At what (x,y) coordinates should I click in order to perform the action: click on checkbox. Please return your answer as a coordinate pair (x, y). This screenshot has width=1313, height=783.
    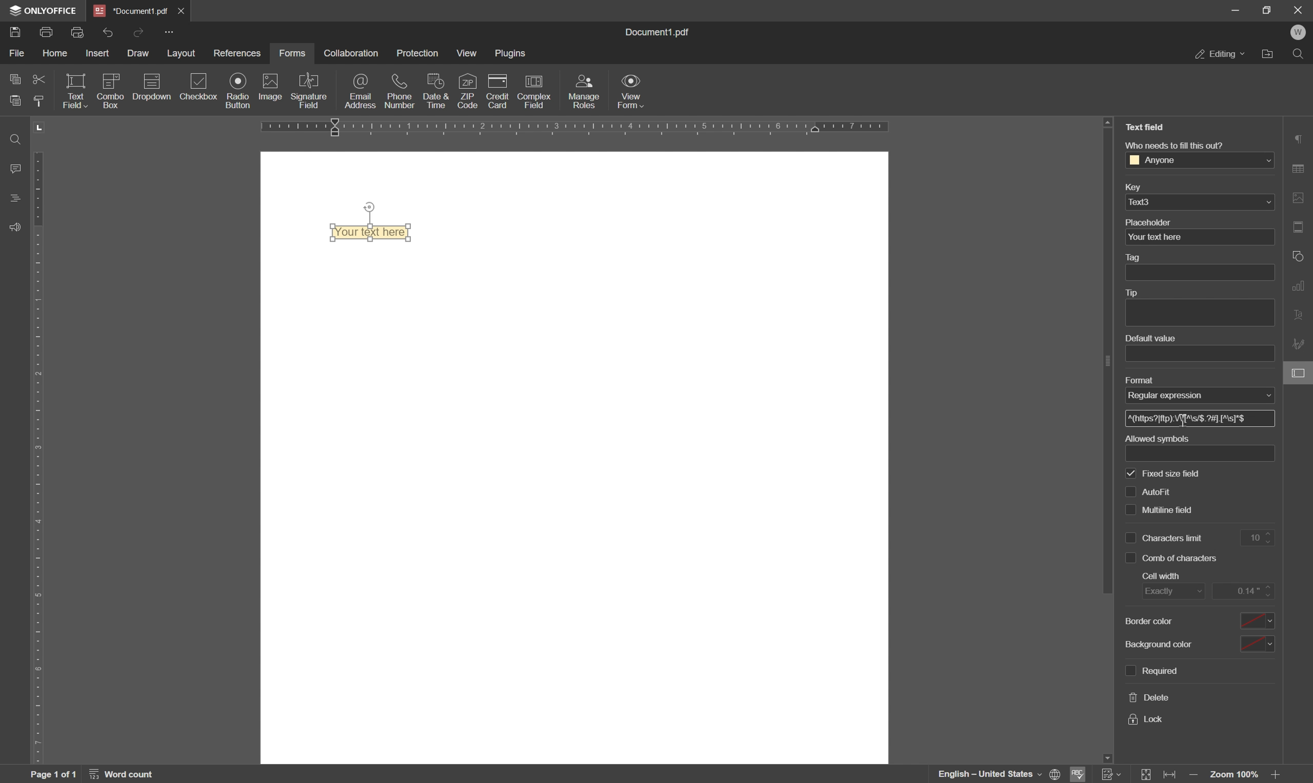
    Looking at the image, I should click on (1129, 670).